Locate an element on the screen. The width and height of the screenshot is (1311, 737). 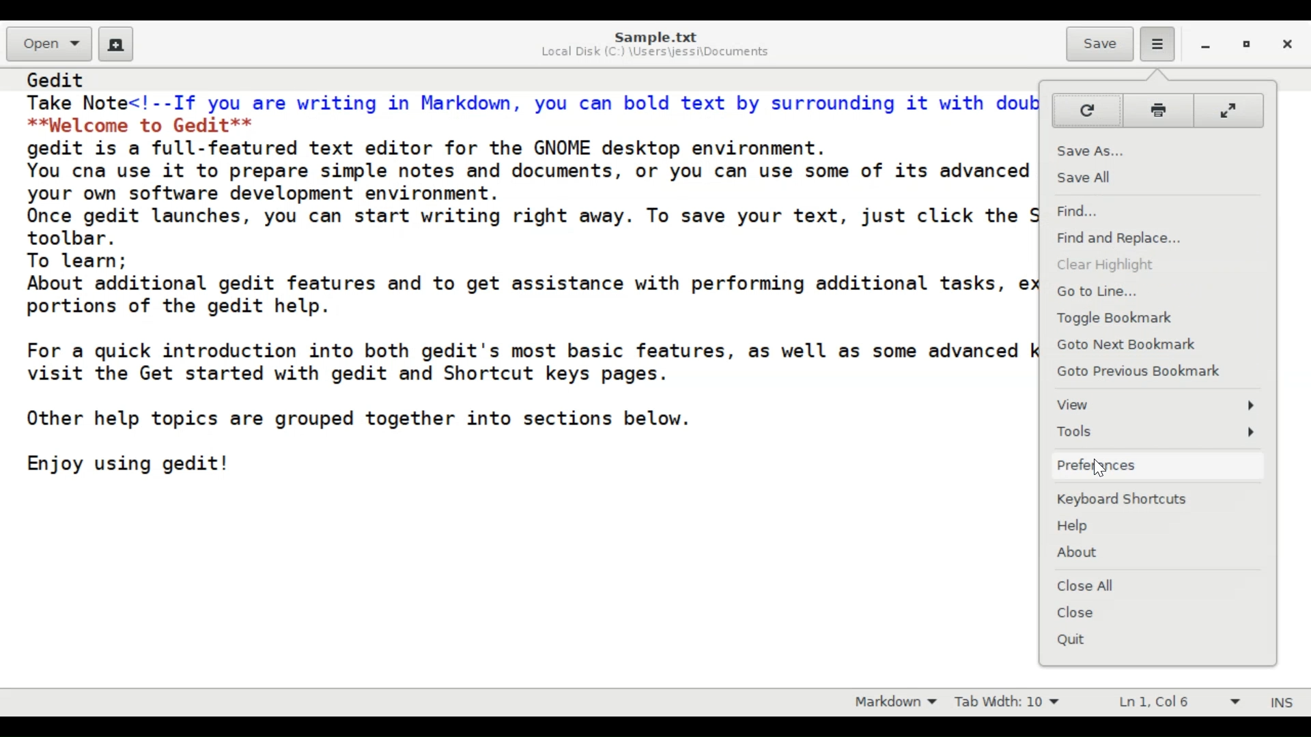
Fullscreen is located at coordinates (1228, 109).